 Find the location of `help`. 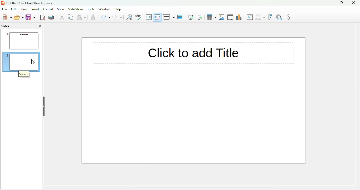

help is located at coordinates (118, 9).